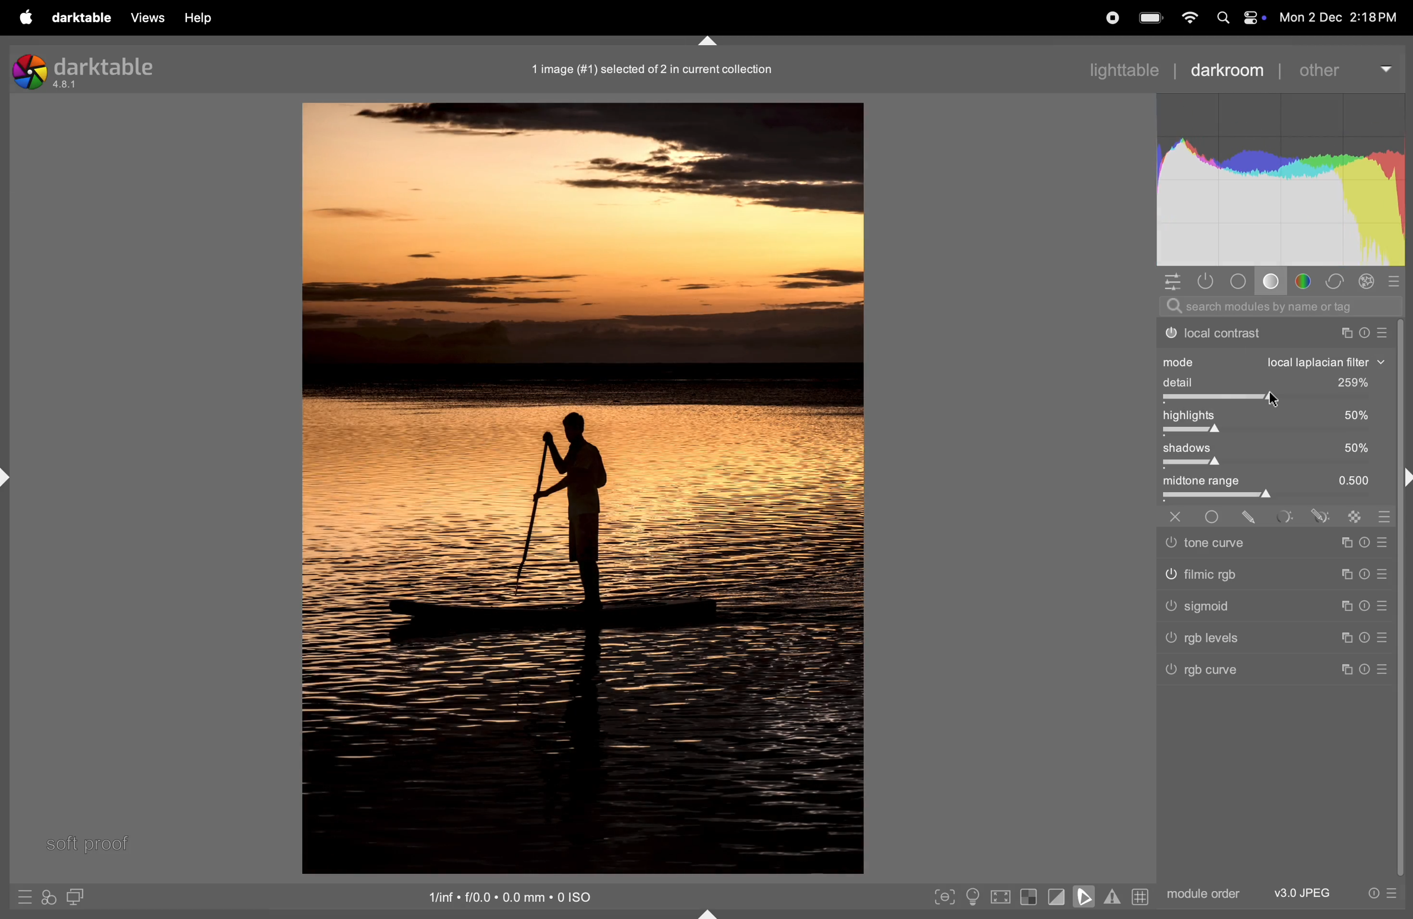 The height and width of the screenshot is (919, 1413). What do you see at coordinates (1382, 671) in the screenshot?
I see `` at bounding box center [1382, 671].